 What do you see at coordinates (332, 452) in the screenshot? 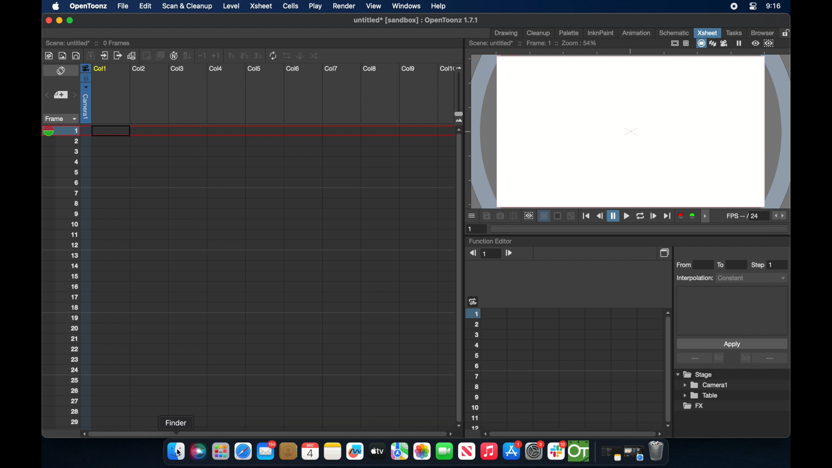
I see `notes` at bounding box center [332, 452].